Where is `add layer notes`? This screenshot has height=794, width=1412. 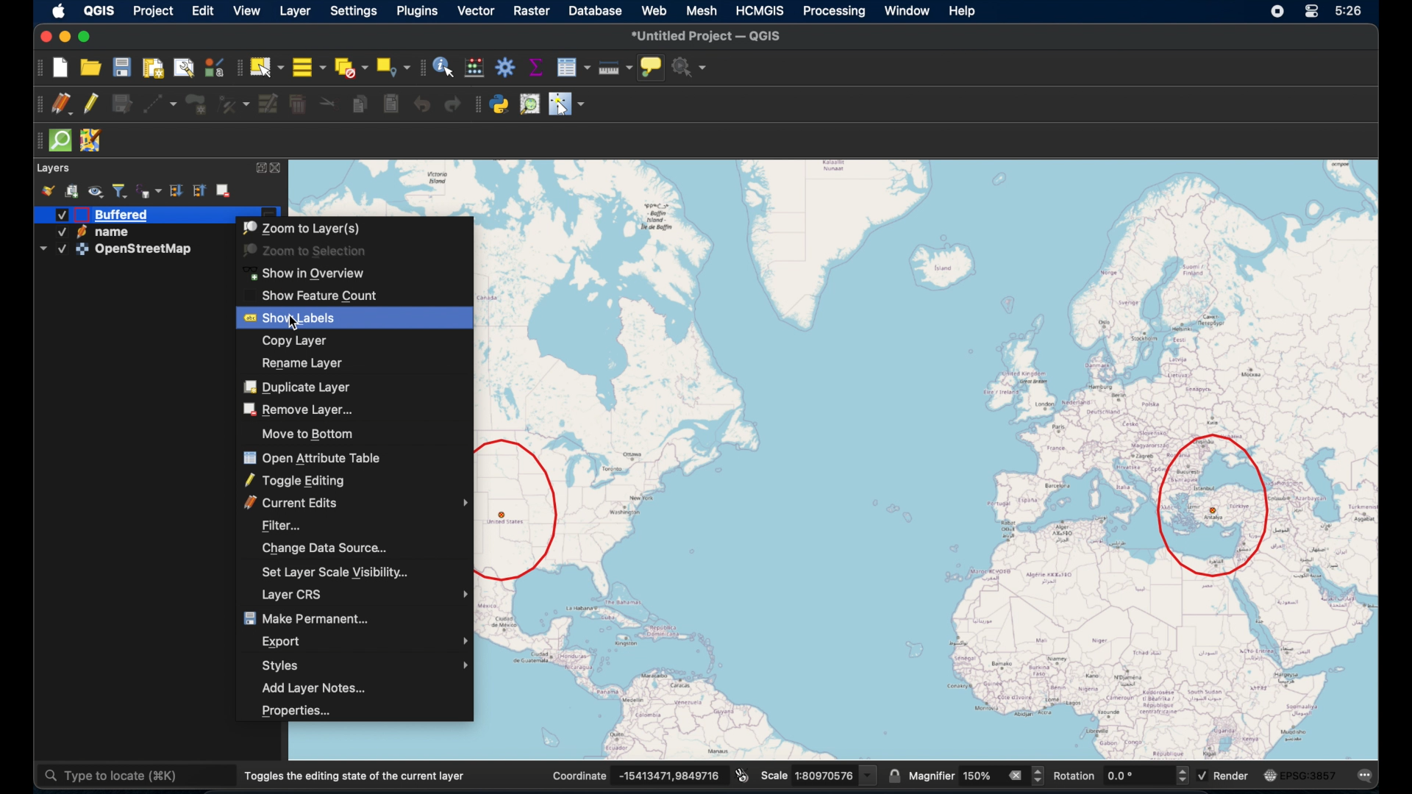
add layer notes is located at coordinates (315, 690).